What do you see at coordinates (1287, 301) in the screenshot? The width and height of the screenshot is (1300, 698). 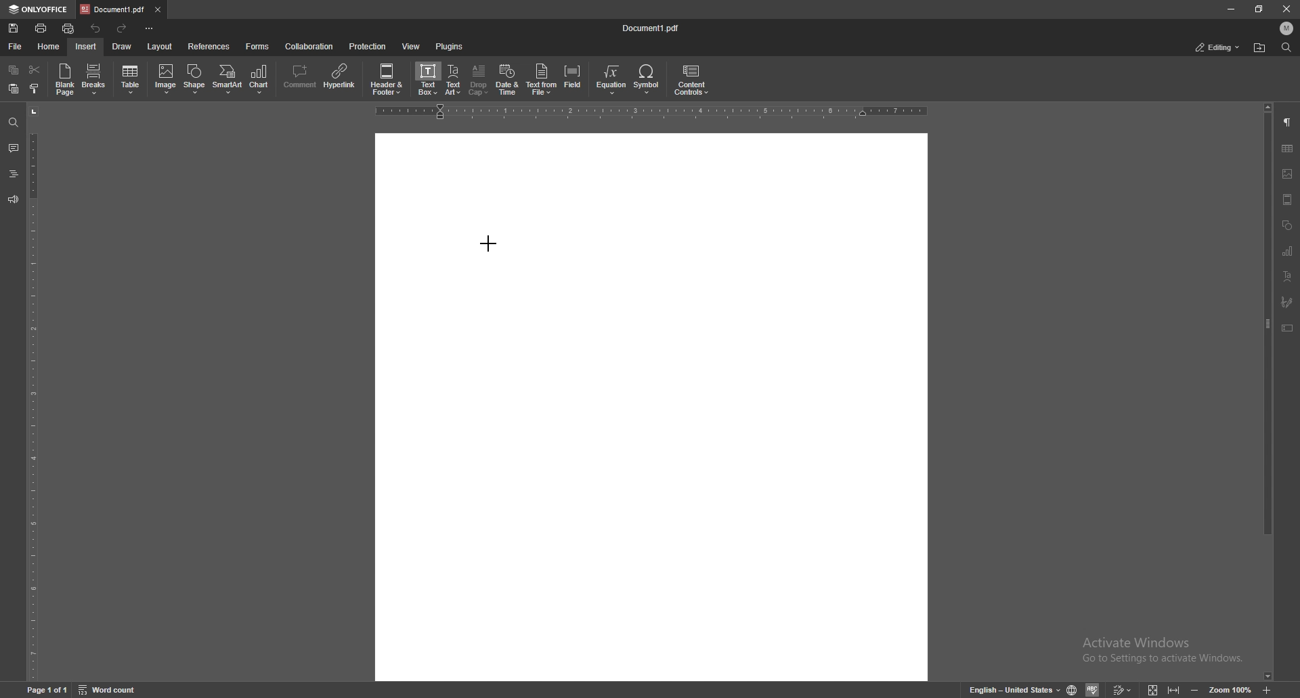 I see `signature field` at bounding box center [1287, 301].